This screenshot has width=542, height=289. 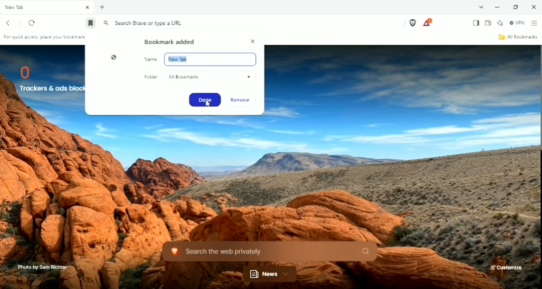 What do you see at coordinates (90, 24) in the screenshot?
I see `Bookmark this tab` at bounding box center [90, 24].